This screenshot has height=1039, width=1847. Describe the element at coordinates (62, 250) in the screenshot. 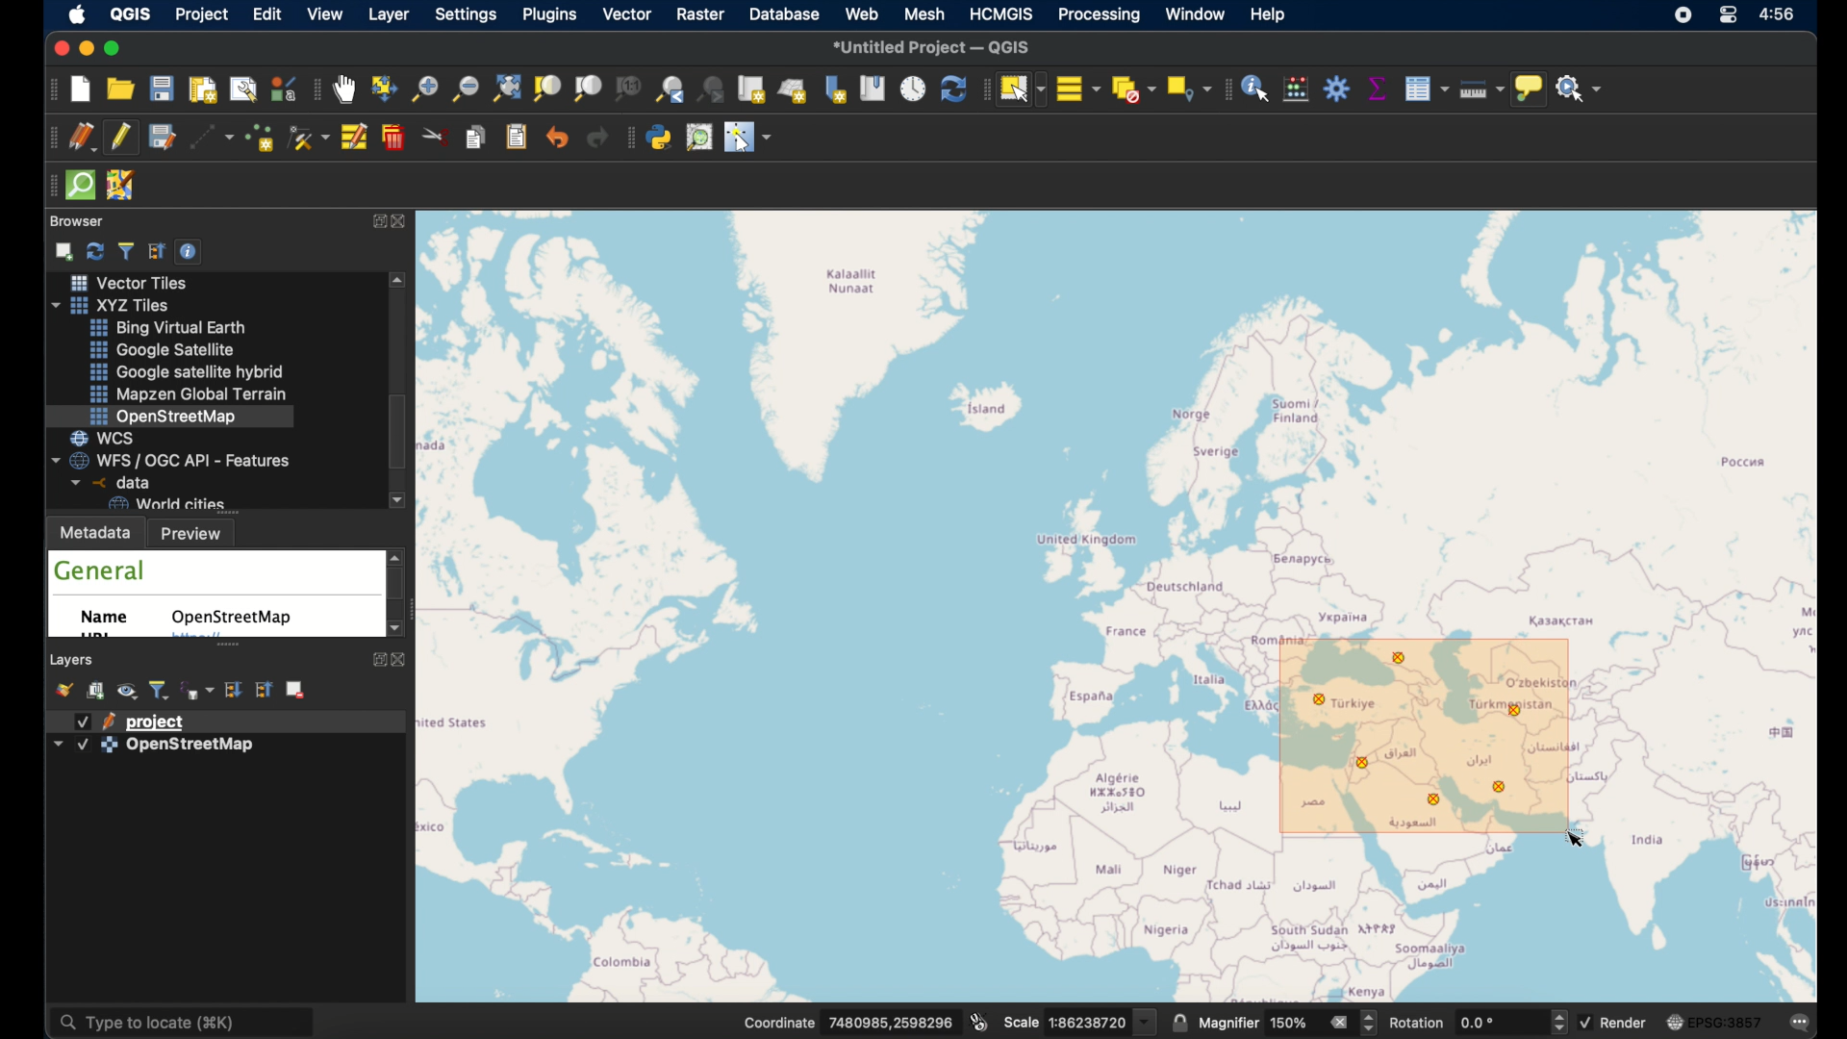

I see `add selected layers` at that location.